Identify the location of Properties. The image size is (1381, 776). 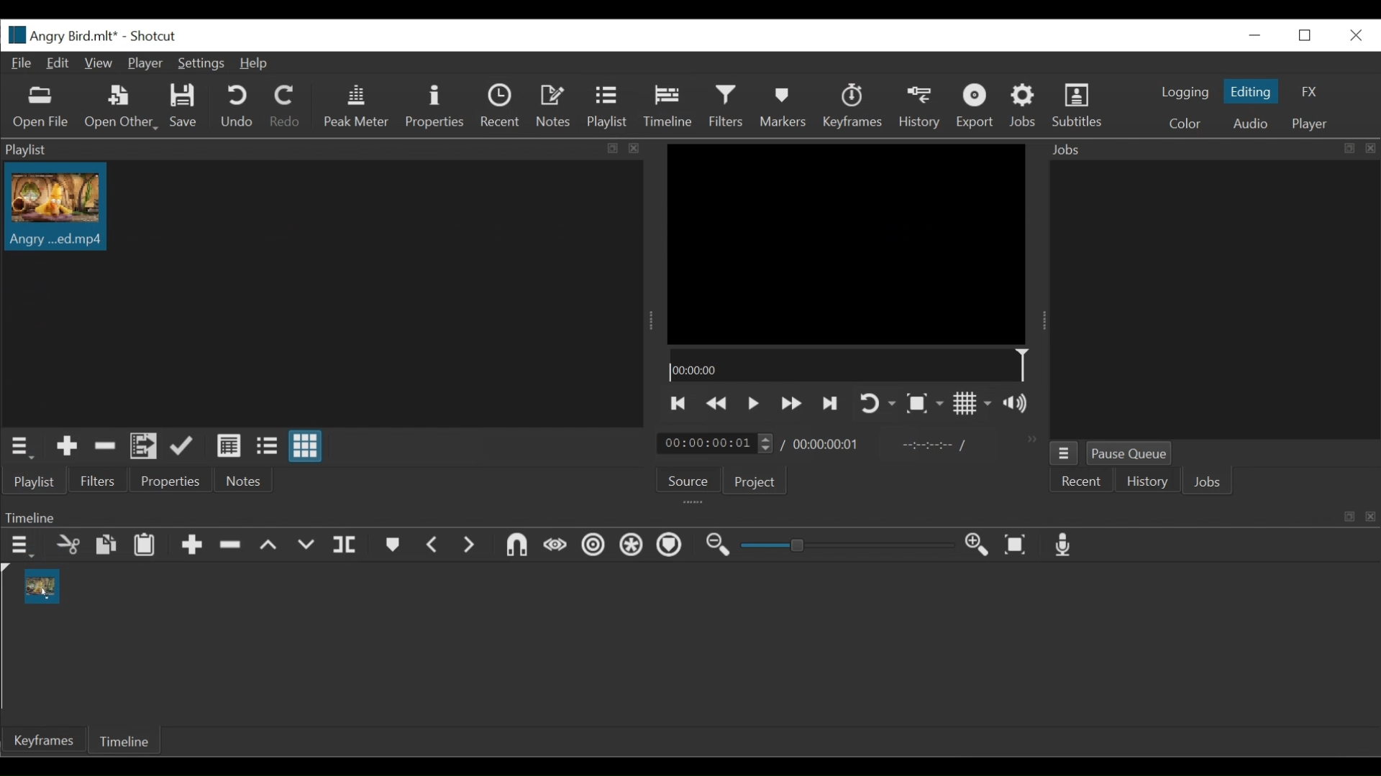
(434, 107).